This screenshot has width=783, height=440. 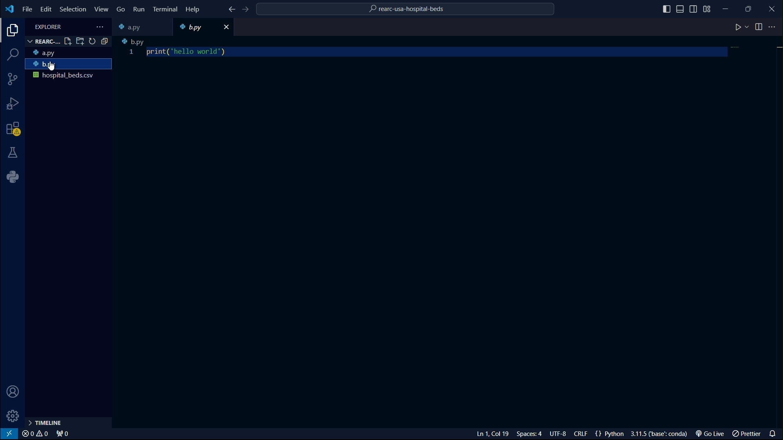 I want to click on open folder, so click(x=80, y=41).